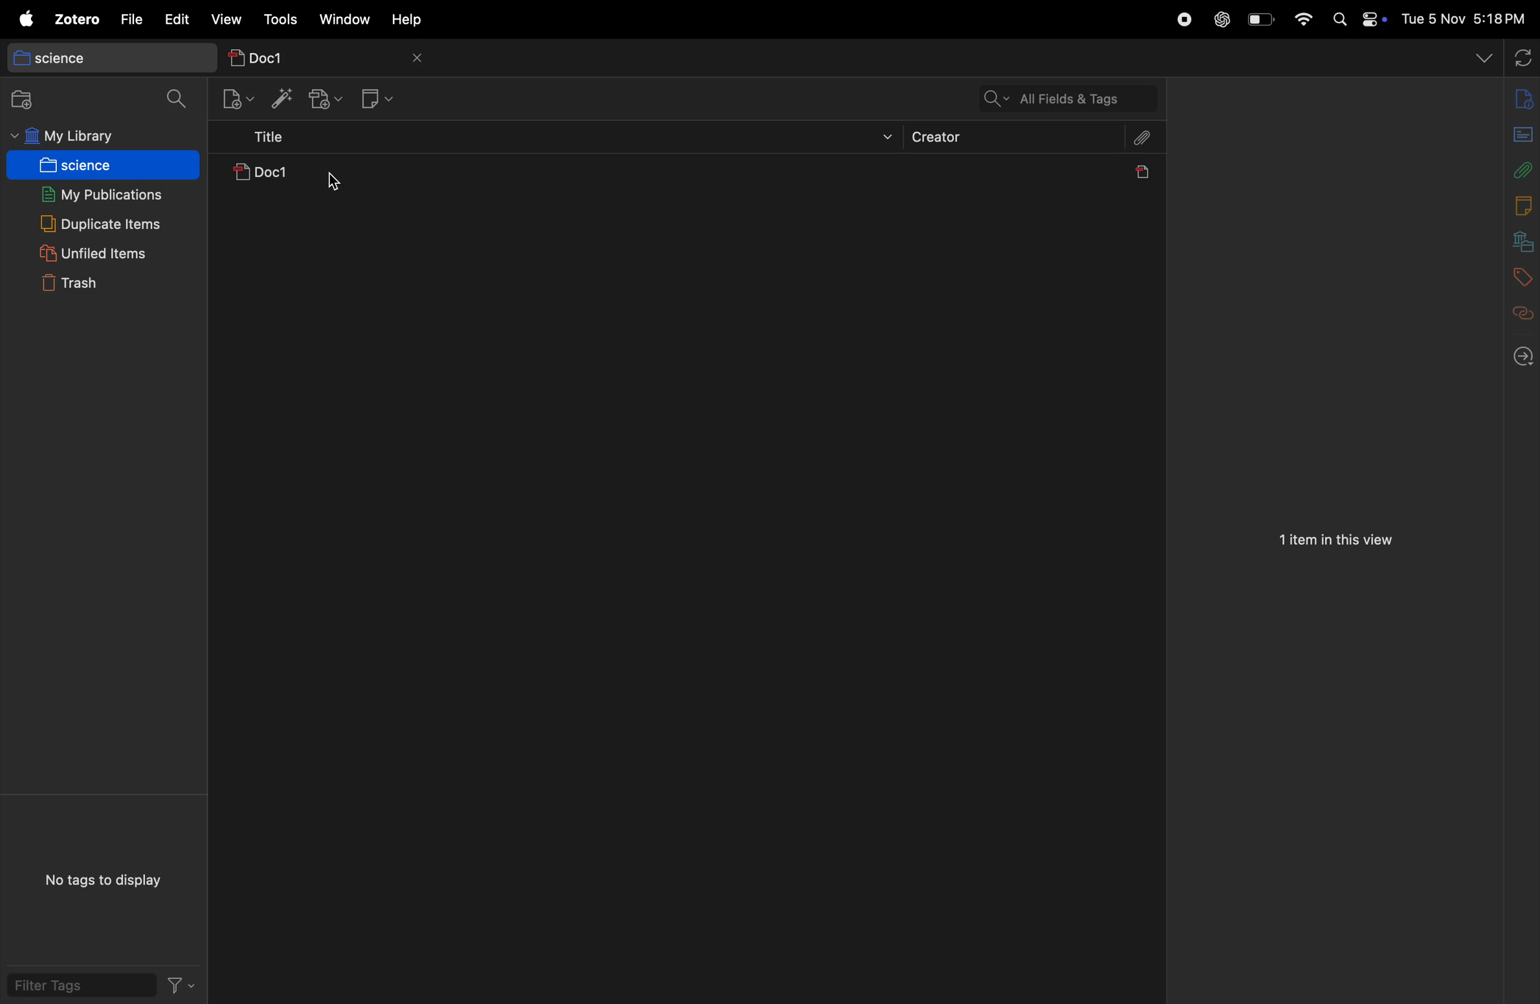  What do you see at coordinates (96, 164) in the screenshot?
I see `science` at bounding box center [96, 164].